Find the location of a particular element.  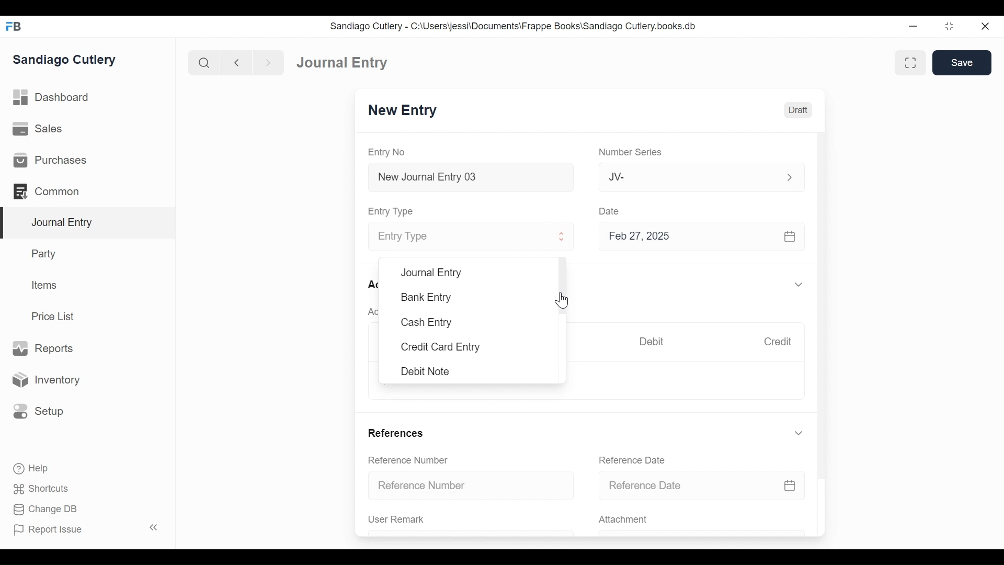

References is located at coordinates (397, 434).